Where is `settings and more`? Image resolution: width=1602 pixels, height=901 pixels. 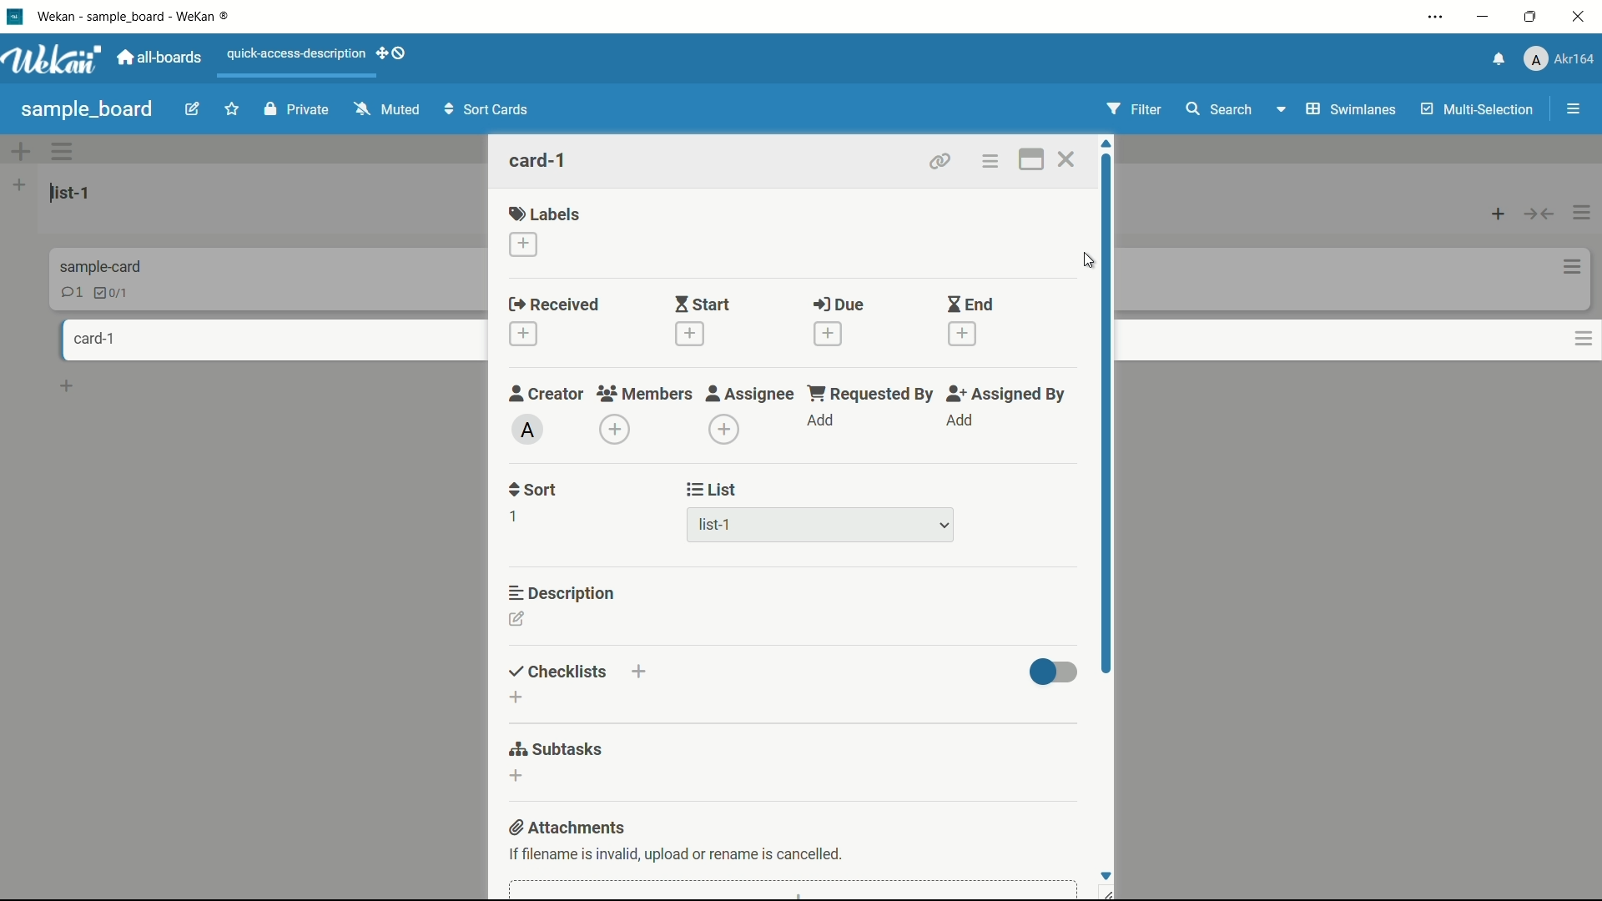 settings and more is located at coordinates (1433, 18).